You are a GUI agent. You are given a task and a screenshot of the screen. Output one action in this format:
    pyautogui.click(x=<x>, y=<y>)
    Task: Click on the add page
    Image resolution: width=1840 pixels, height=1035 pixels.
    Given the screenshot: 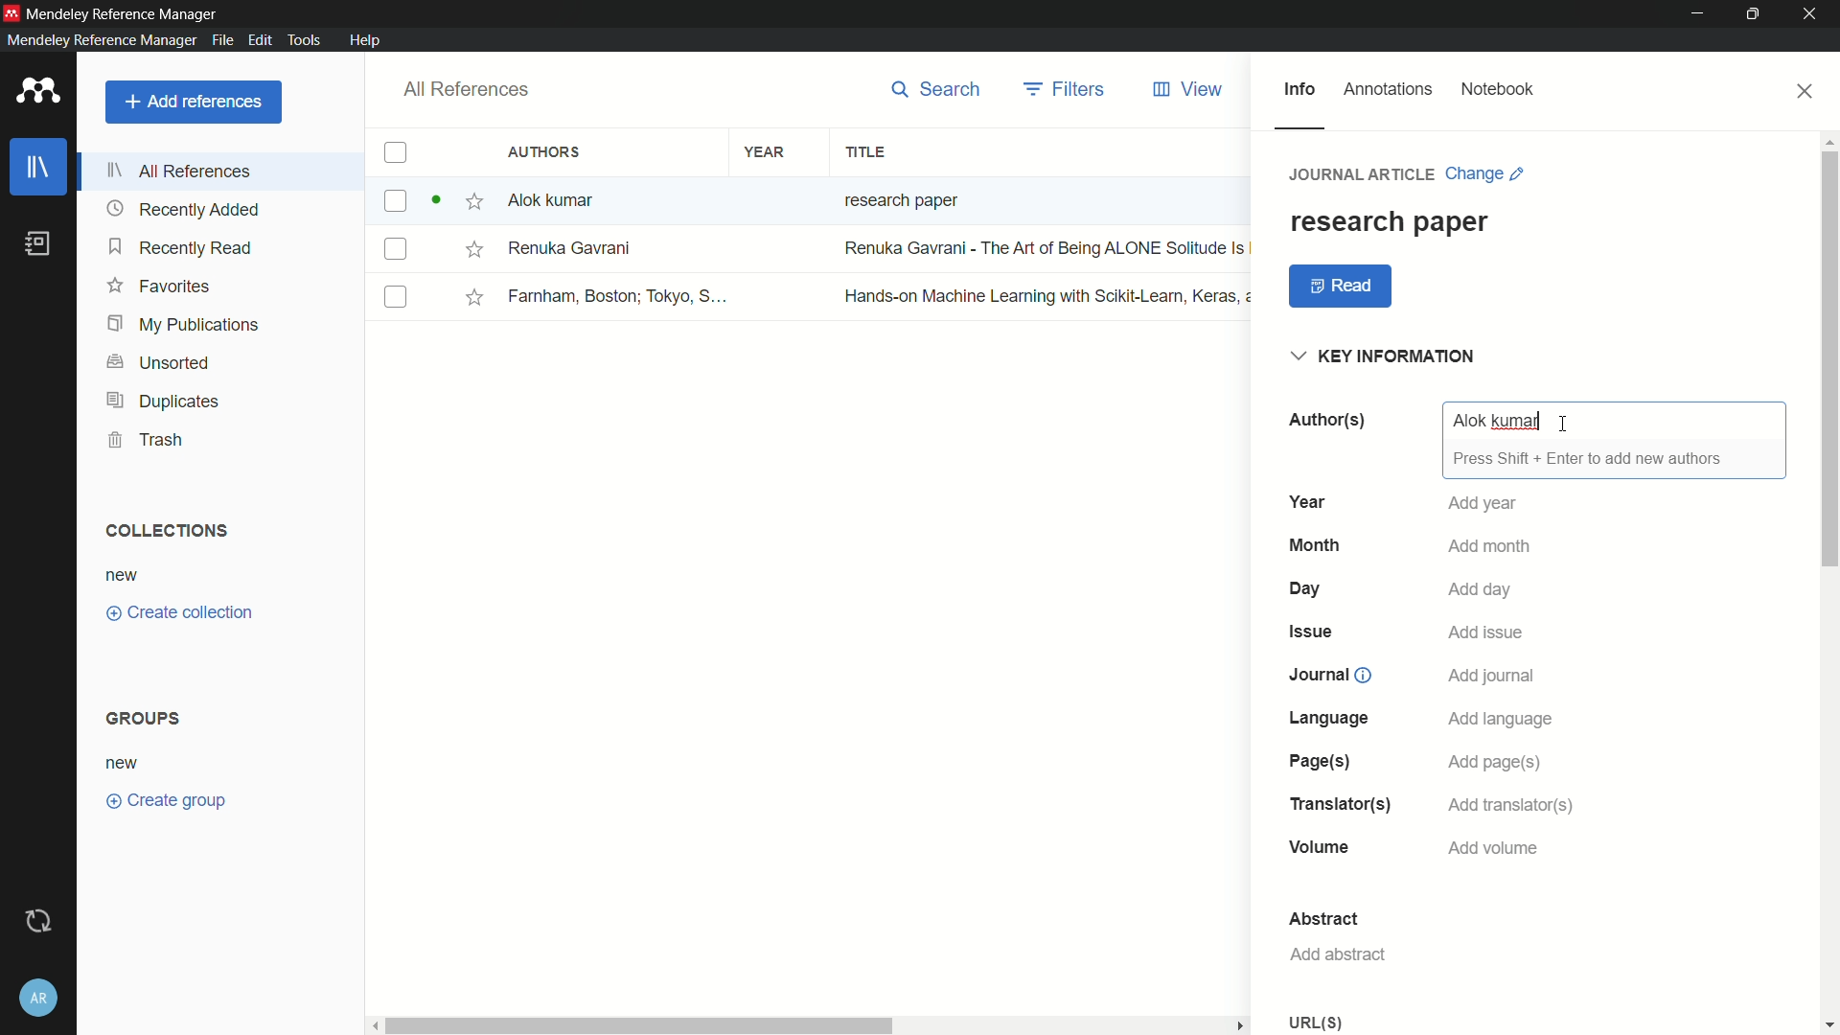 What is the action you would take?
    pyautogui.click(x=1496, y=762)
    